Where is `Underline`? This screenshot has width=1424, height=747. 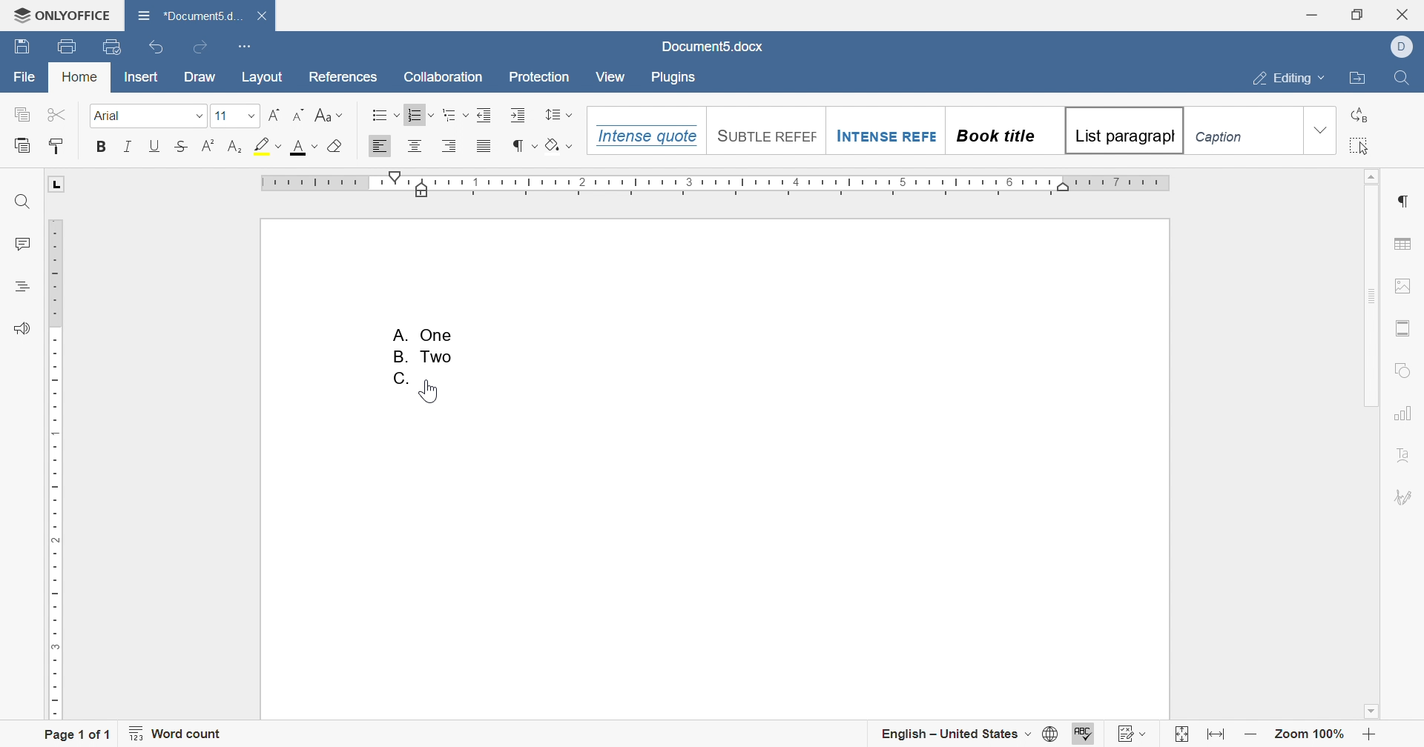
Underline is located at coordinates (154, 146).